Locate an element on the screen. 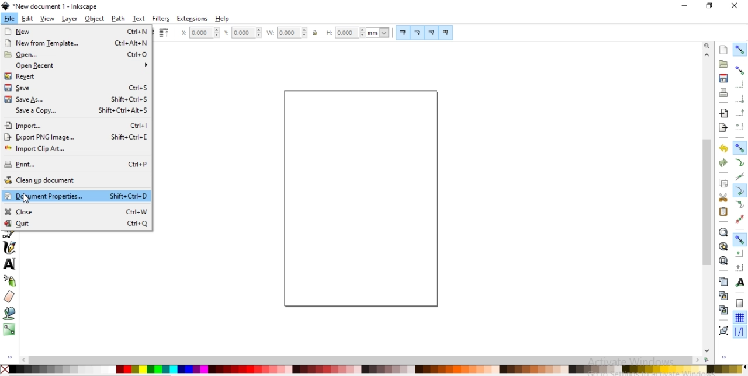  new document 1 -Inksacpe is located at coordinates (55, 7).